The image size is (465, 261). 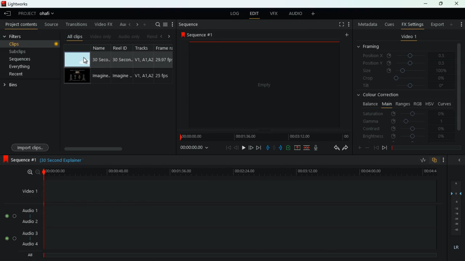 I want to click on rend, so click(x=152, y=36).